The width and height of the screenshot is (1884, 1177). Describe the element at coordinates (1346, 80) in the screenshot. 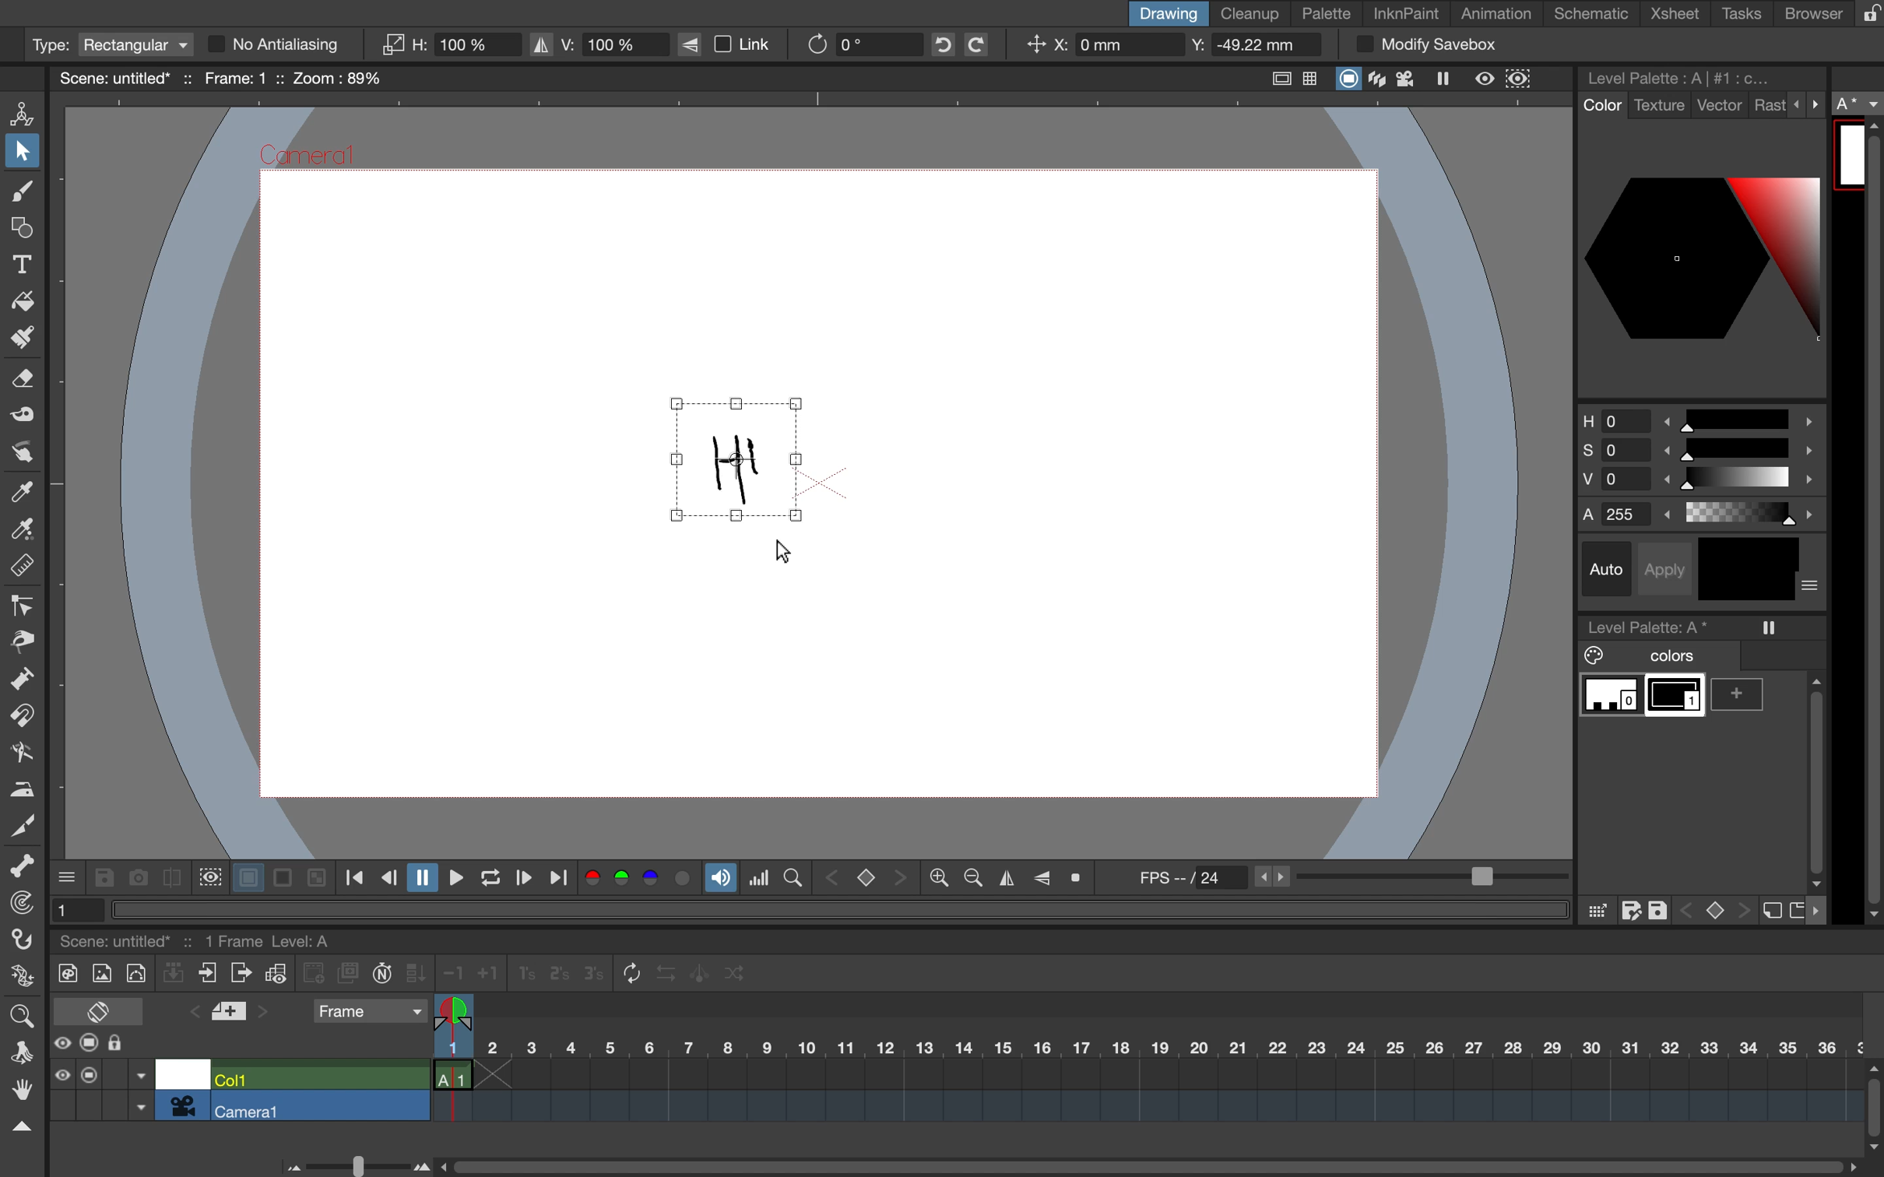

I see `camera stand view` at that location.